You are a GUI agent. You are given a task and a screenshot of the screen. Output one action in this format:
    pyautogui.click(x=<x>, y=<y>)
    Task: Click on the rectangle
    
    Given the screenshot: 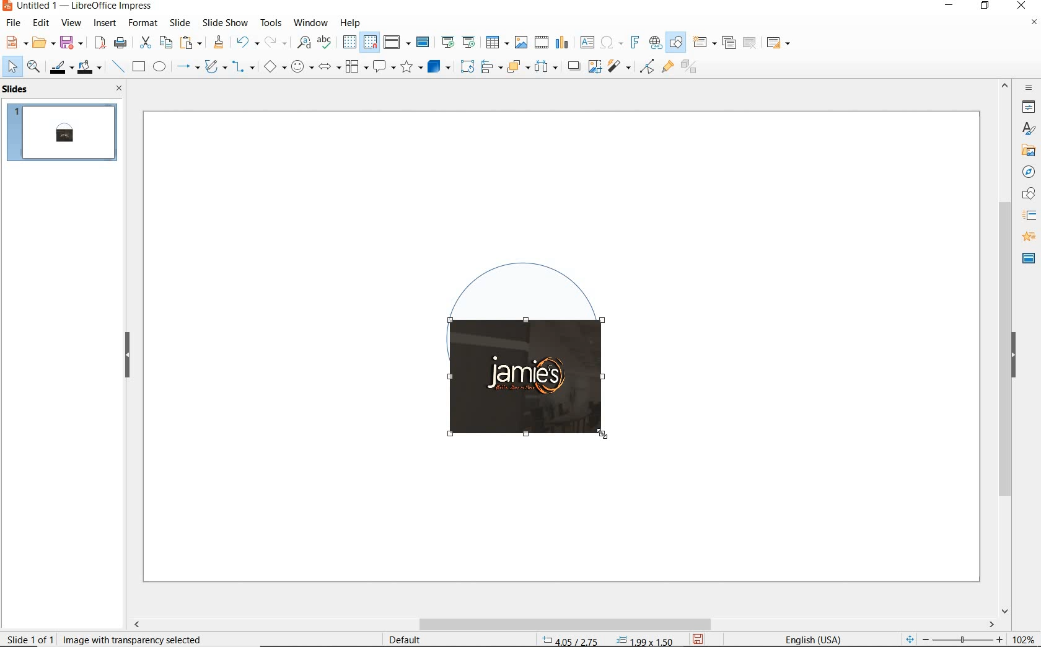 What is the action you would take?
    pyautogui.click(x=138, y=68)
    